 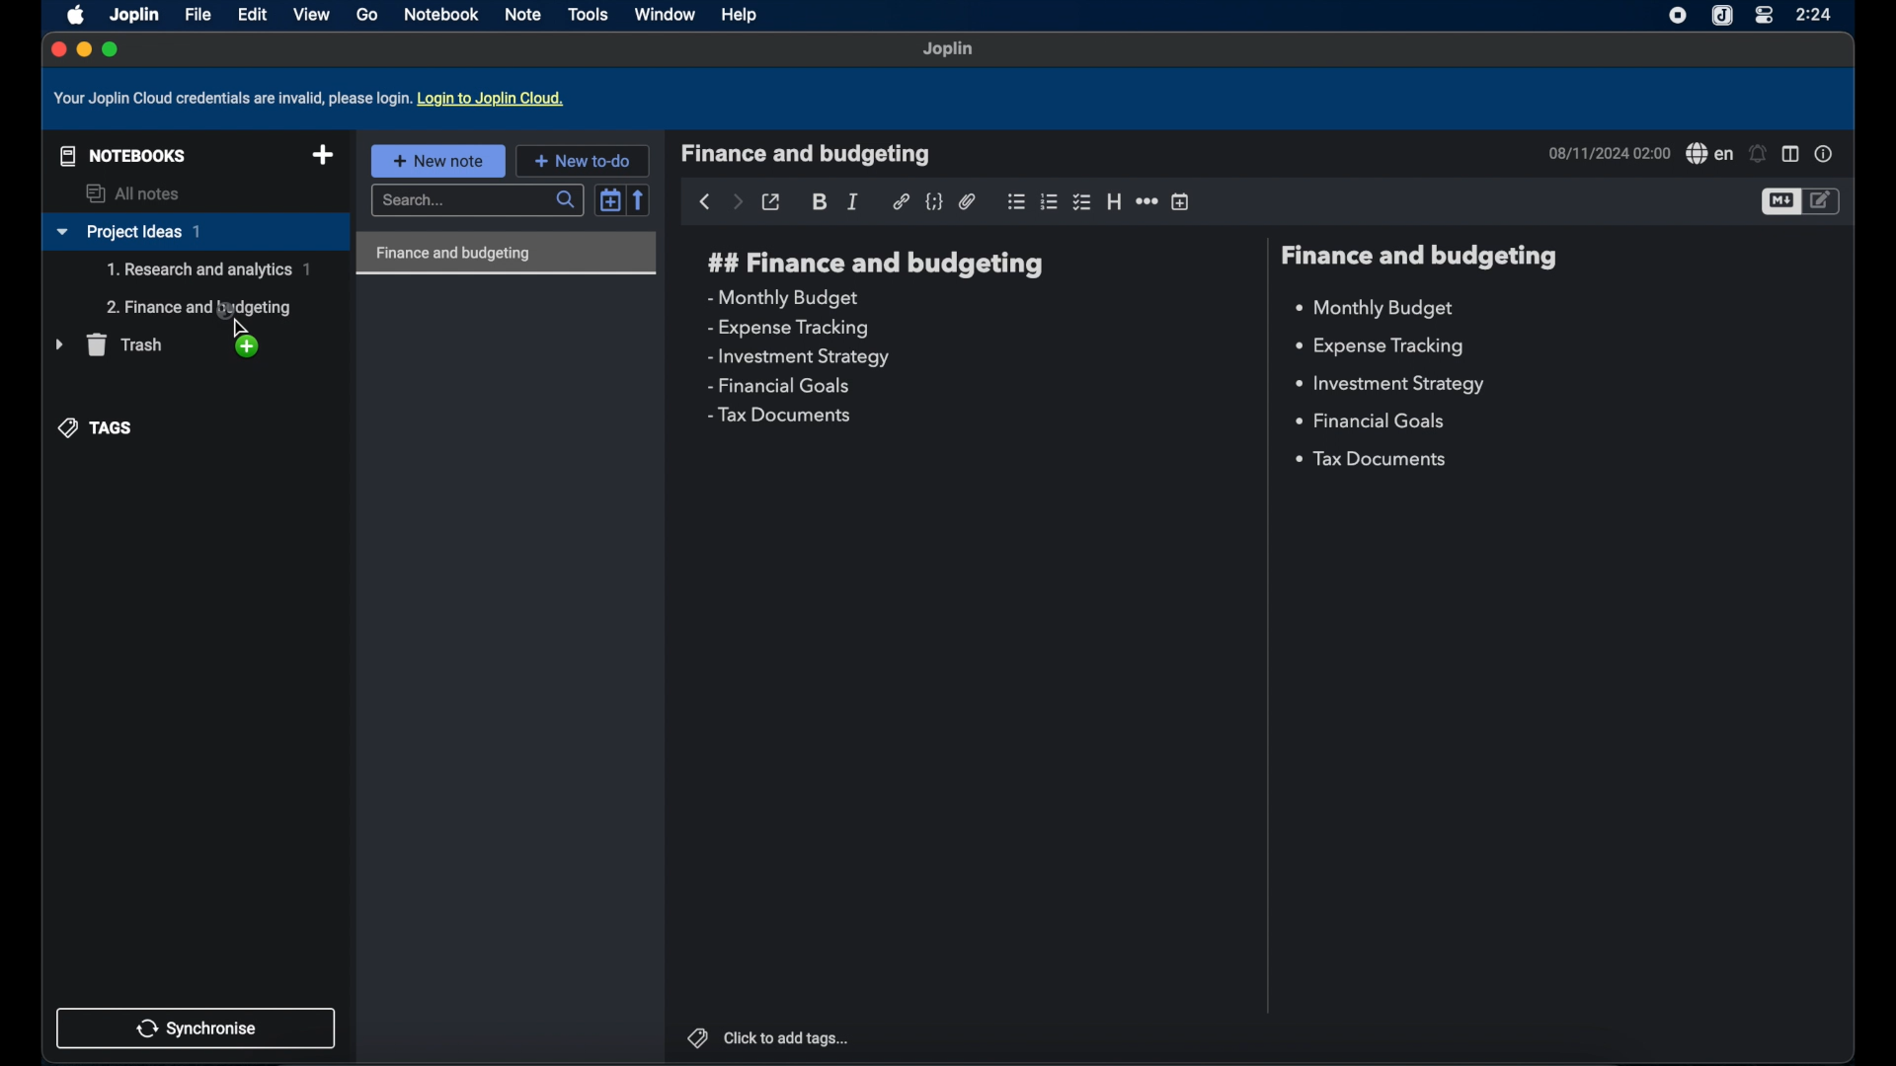 I want to click on back, so click(x=704, y=202).